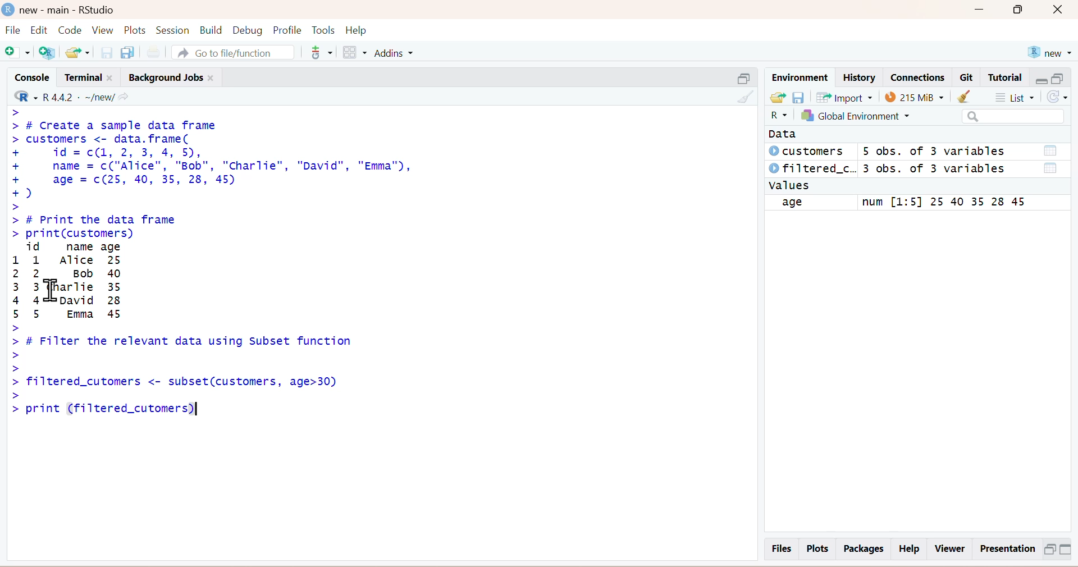 The image size is (1078, 567). What do you see at coordinates (1018, 97) in the screenshot?
I see `List` at bounding box center [1018, 97].